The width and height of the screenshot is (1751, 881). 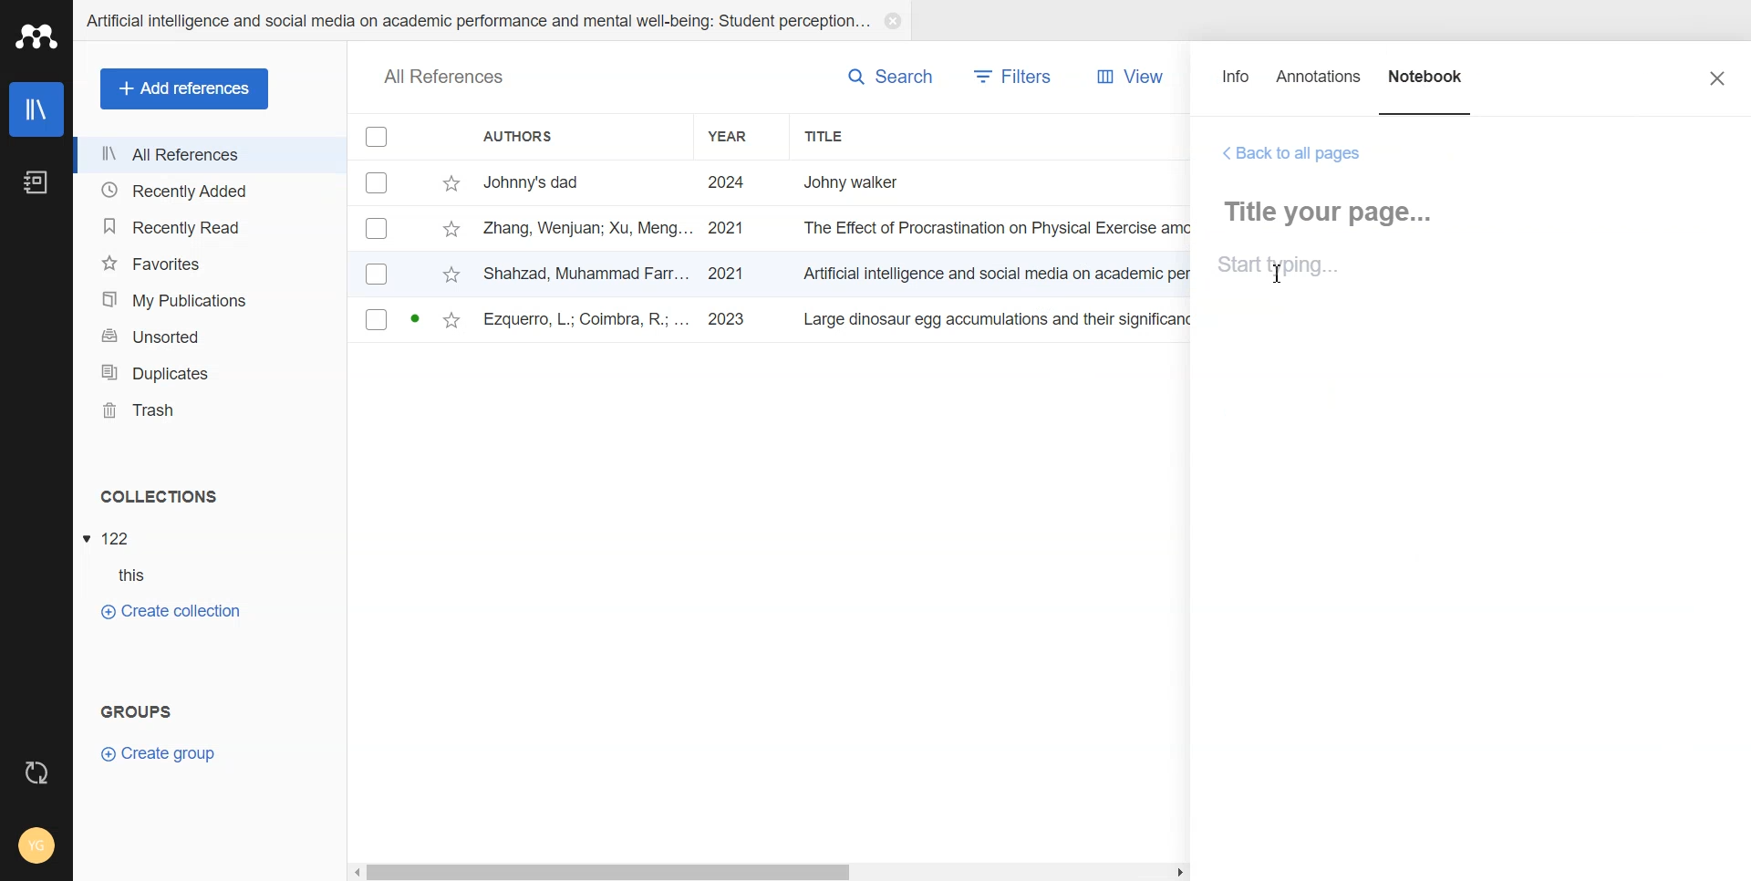 What do you see at coordinates (999, 228) in the screenshot?
I see `the effect of procrastination on physical exercise amo` at bounding box center [999, 228].